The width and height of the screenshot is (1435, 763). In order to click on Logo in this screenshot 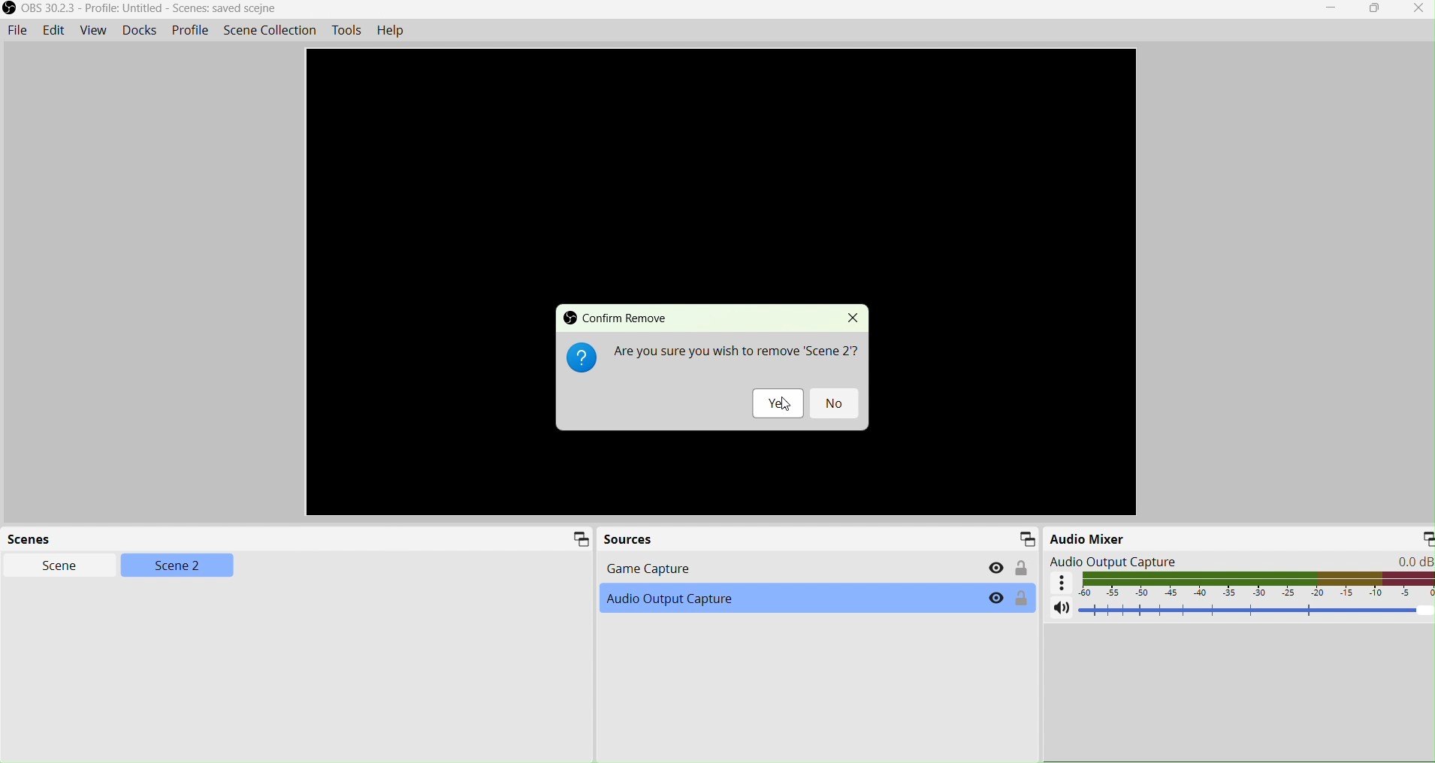, I will do `click(581, 357)`.